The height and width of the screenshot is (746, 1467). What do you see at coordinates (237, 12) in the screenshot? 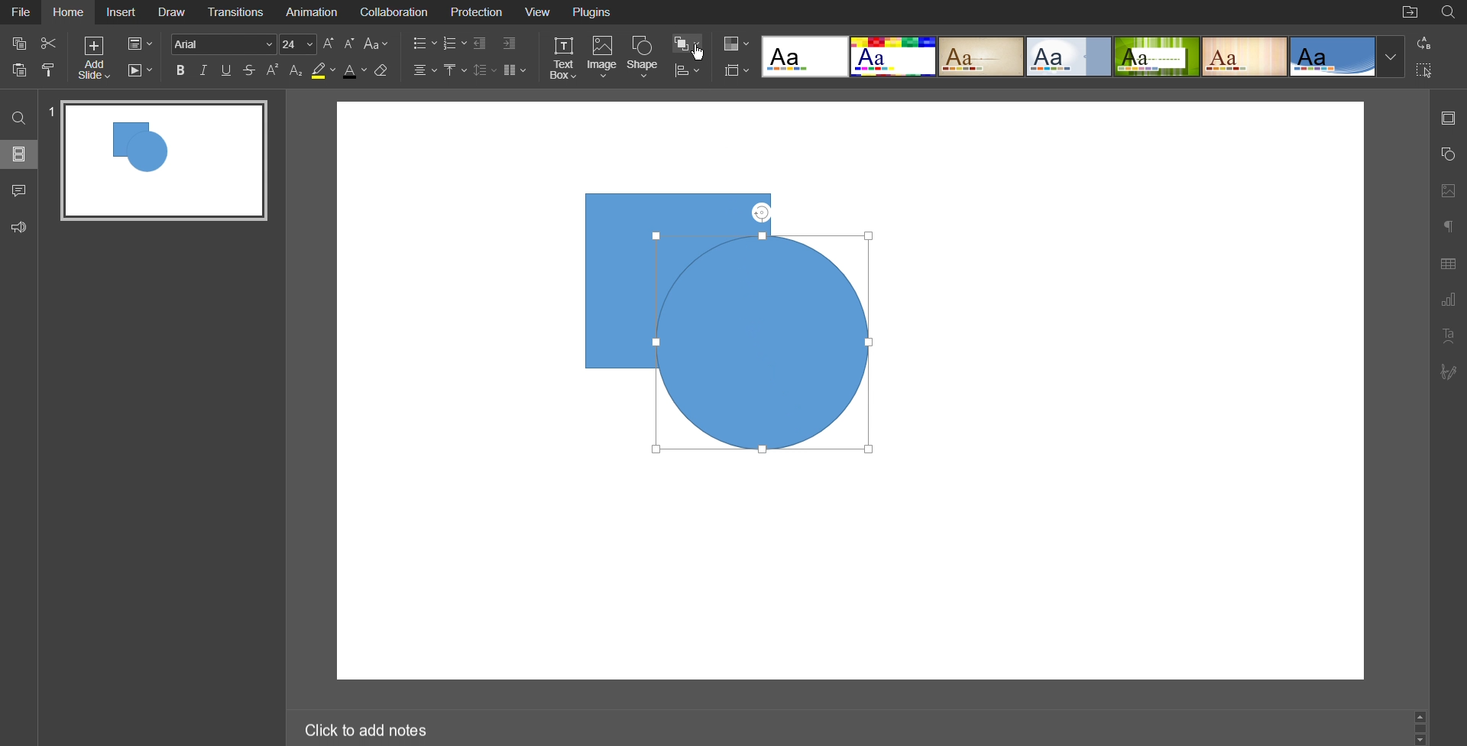
I see `Transitions` at bounding box center [237, 12].